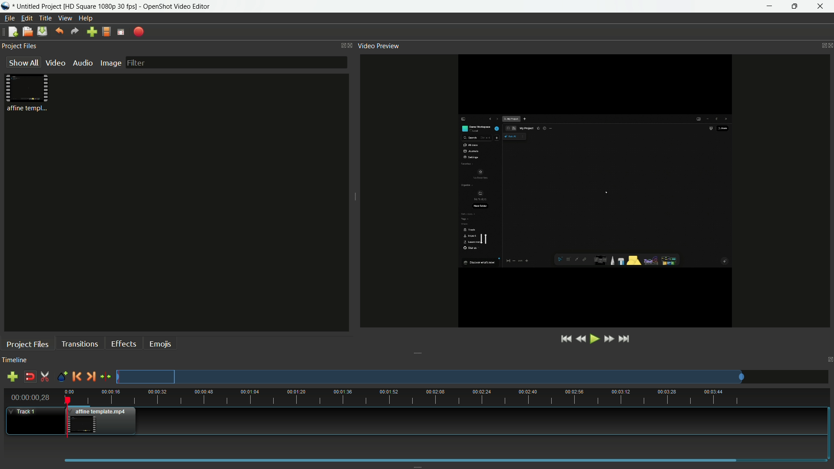  I want to click on timeline, so click(15, 360).